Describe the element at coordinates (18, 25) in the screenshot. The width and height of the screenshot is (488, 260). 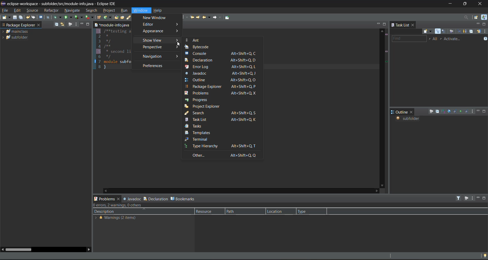
I see `package explorer` at that location.